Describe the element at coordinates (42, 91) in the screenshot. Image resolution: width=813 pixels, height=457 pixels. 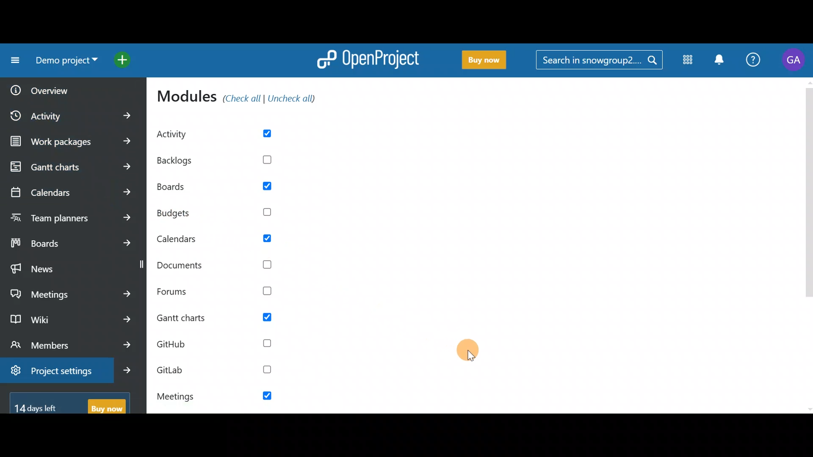
I see `Overview` at that location.